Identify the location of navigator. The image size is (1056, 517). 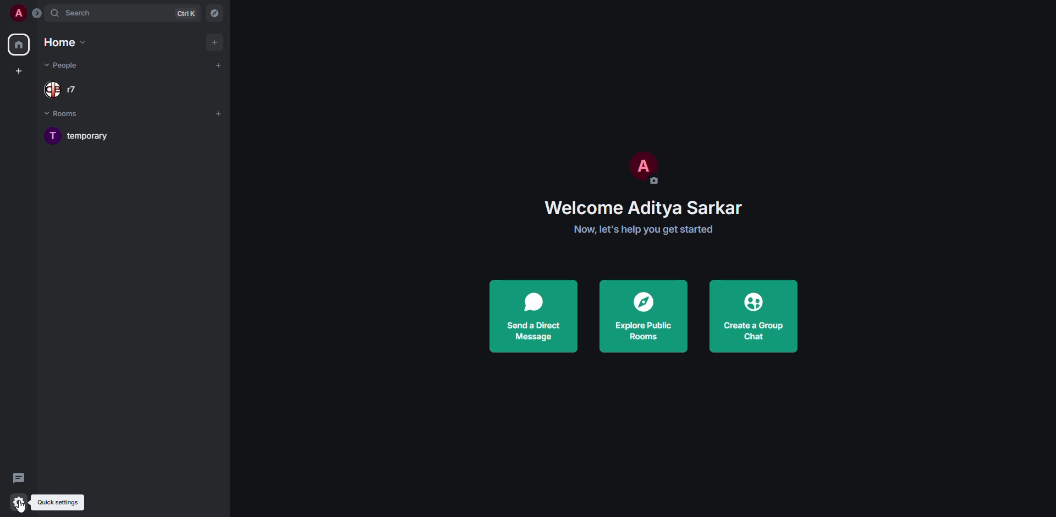
(215, 13).